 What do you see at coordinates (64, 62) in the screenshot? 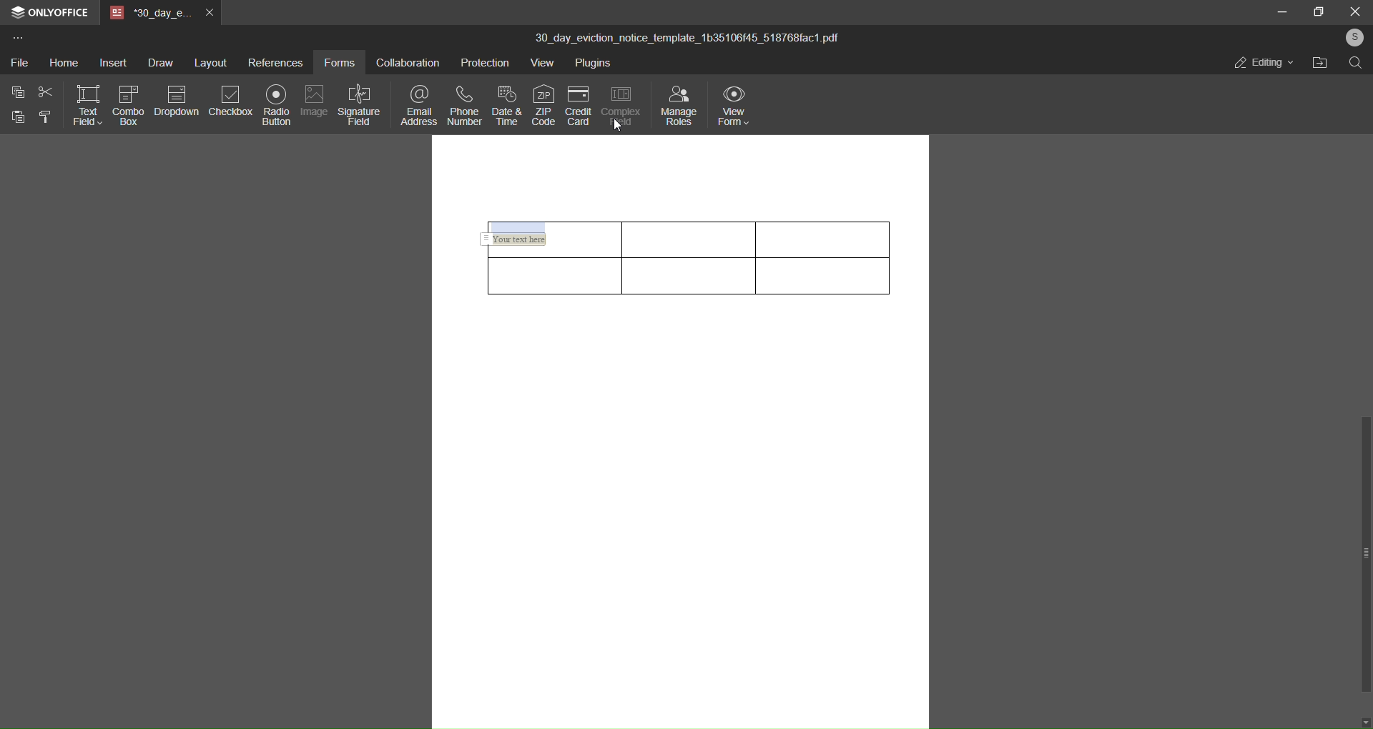
I see `home` at bounding box center [64, 62].